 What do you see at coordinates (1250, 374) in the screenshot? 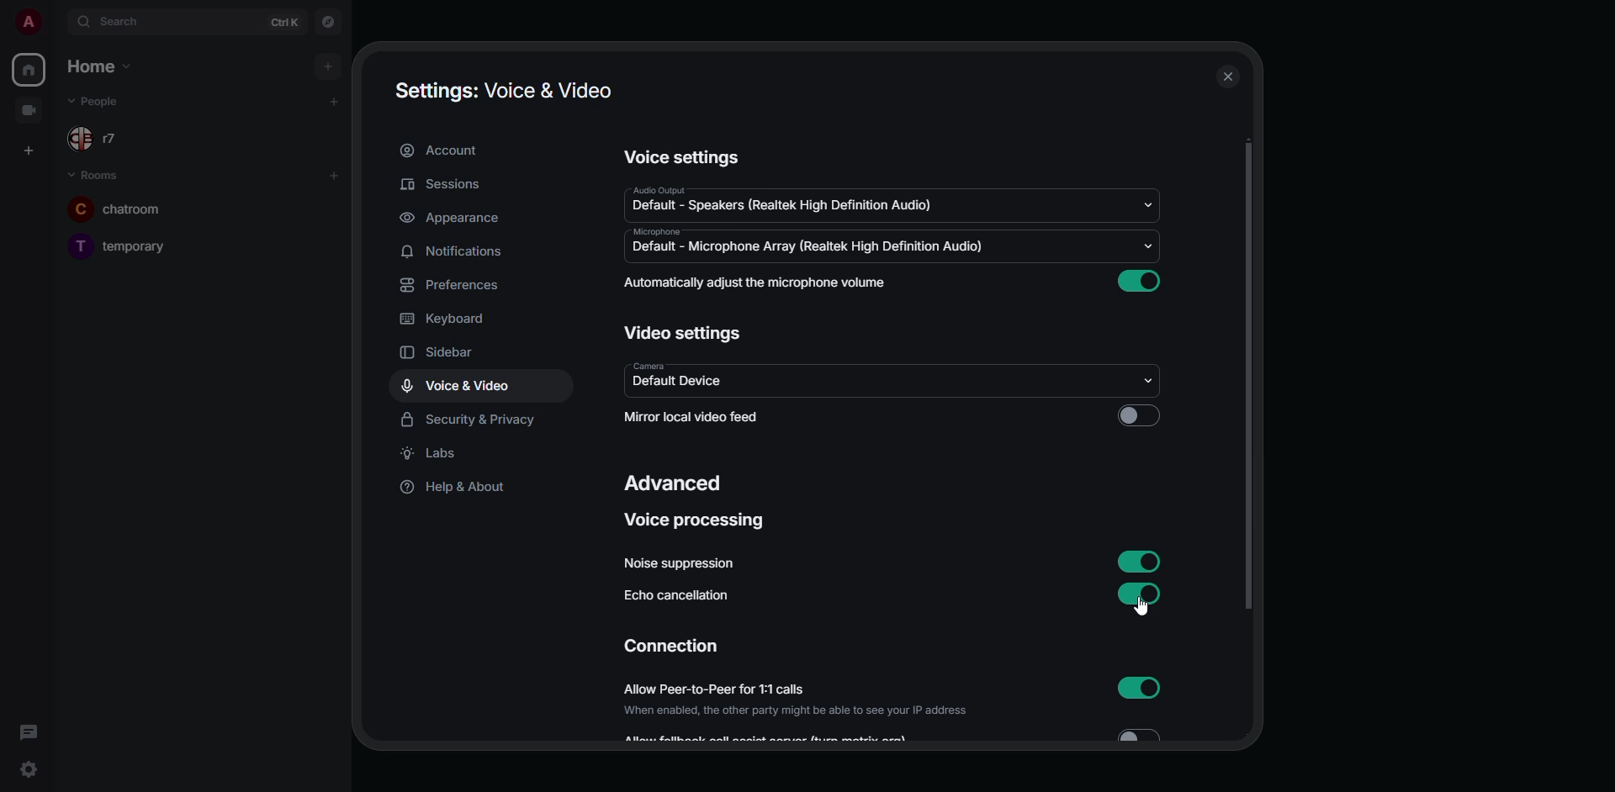
I see `scroll bar` at bounding box center [1250, 374].